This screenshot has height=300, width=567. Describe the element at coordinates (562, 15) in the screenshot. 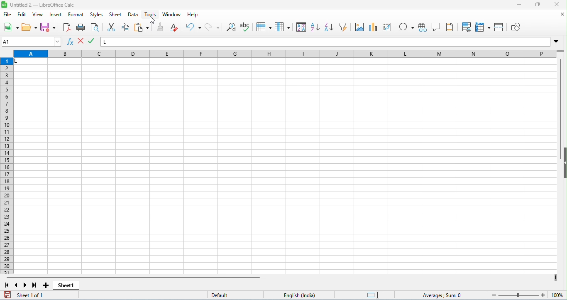

I see `close` at that location.